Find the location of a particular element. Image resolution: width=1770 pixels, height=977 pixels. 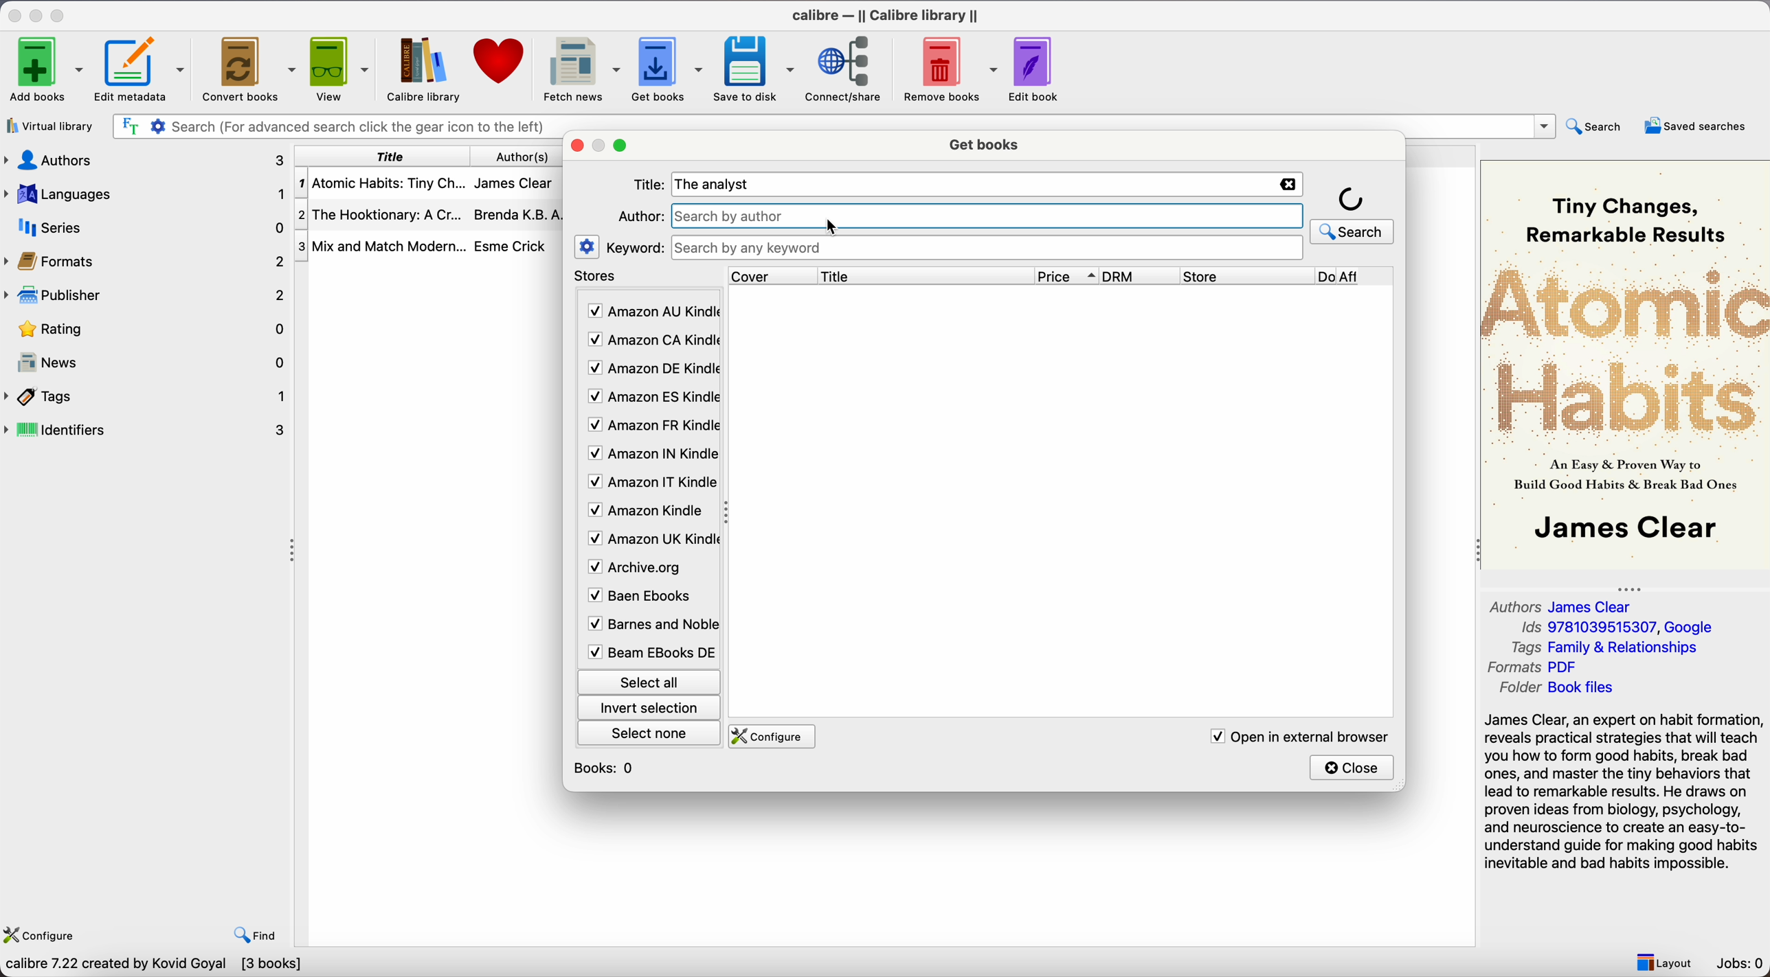

Do Aff is located at coordinates (1355, 277).